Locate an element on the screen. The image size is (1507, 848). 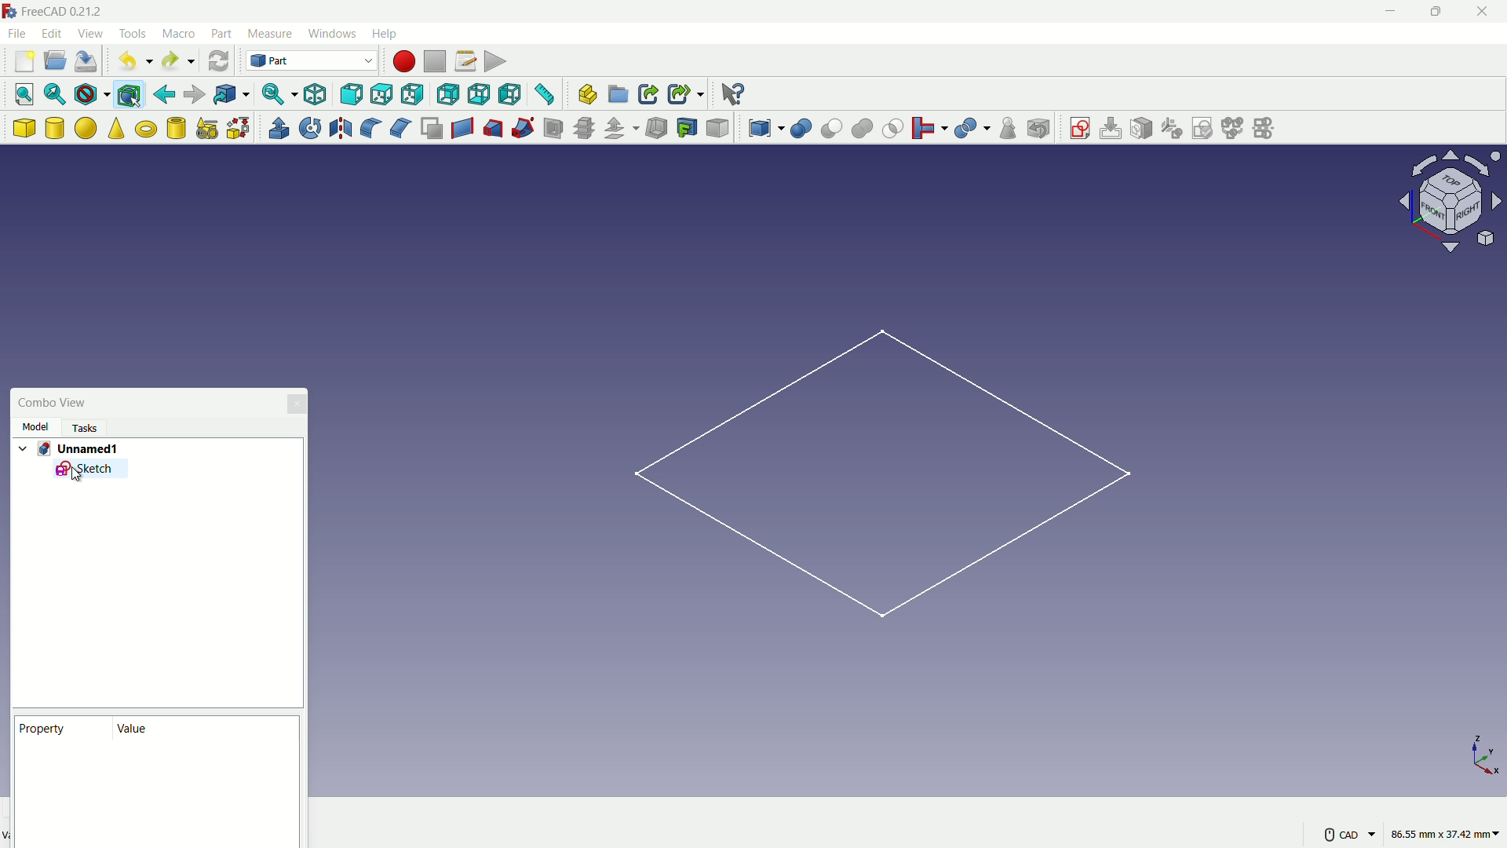
front view is located at coordinates (351, 93).